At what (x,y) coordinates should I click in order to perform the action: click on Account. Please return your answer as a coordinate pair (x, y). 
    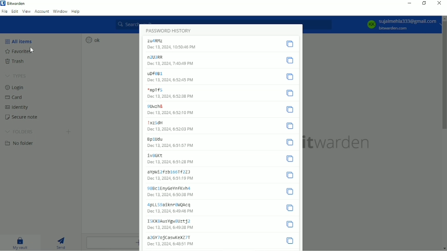
    Looking at the image, I should click on (42, 12).